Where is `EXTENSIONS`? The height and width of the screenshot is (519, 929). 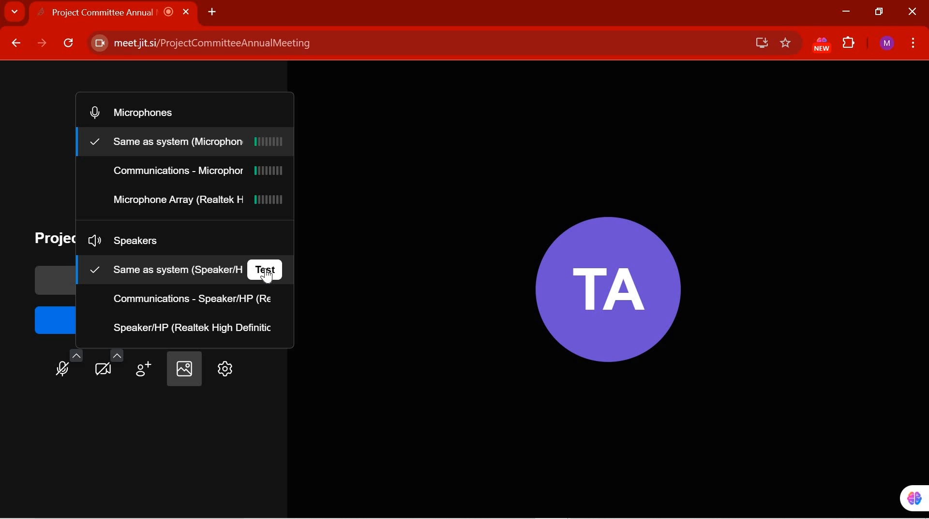 EXTENSIONS is located at coordinates (850, 44).